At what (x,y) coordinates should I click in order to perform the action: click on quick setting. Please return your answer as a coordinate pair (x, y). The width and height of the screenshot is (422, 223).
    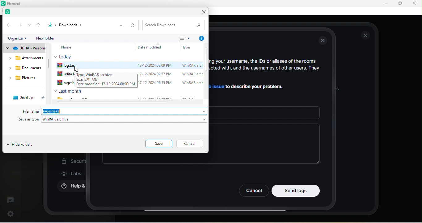
    Looking at the image, I should click on (11, 212).